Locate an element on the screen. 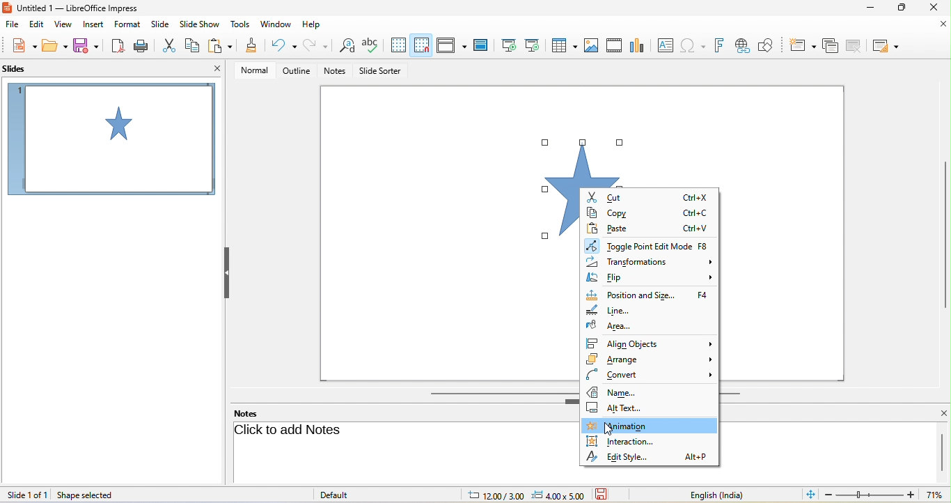  notes is located at coordinates (249, 413).